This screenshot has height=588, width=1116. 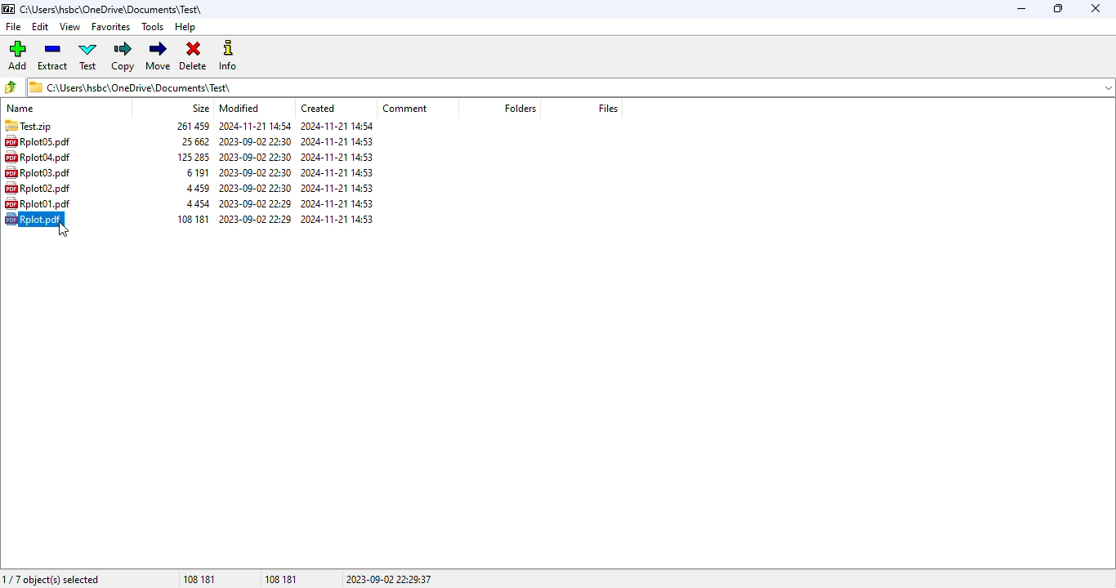 I want to click on comment, so click(x=404, y=109).